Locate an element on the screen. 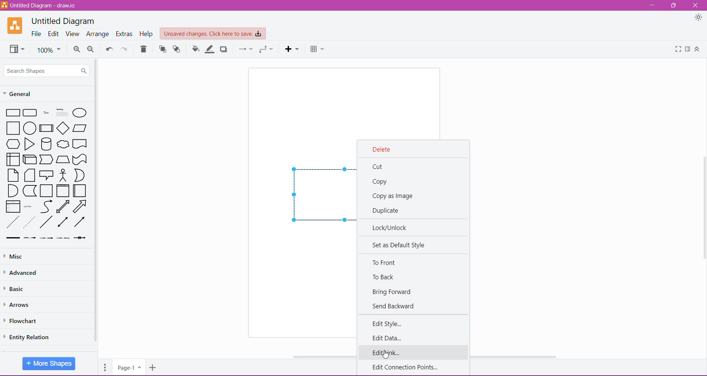  Fill Color is located at coordinates (196, 49).